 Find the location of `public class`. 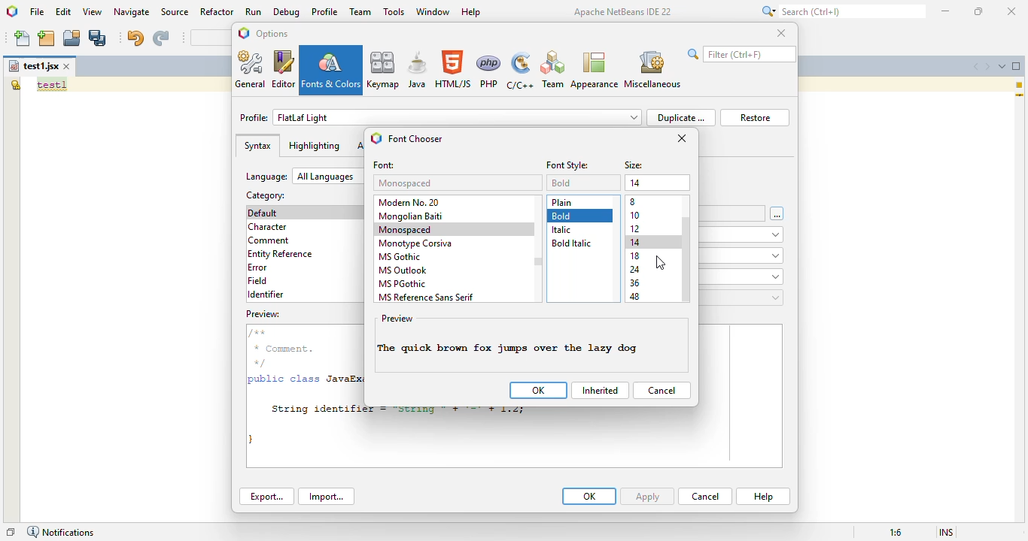

public class is located at coordinates (285, 381).